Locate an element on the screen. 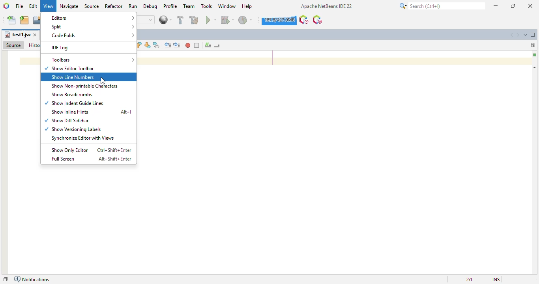 The height and width of the screenshot is (284, 539). show non-printable characters is located at coordinates (84, 86).